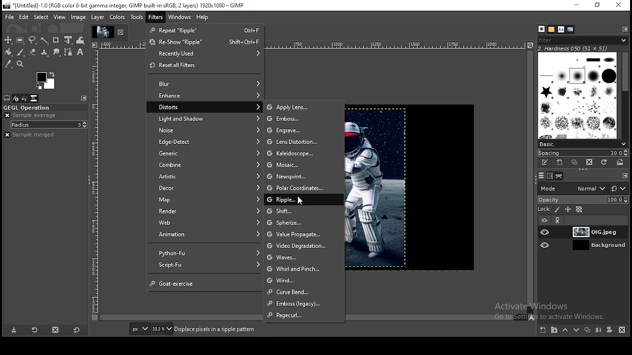 Image resolution: width=632 pixels, height=355 pixels. Describe the element at coordinates (69, 39) in the screenshot. I see `unified transform tool` at that location.